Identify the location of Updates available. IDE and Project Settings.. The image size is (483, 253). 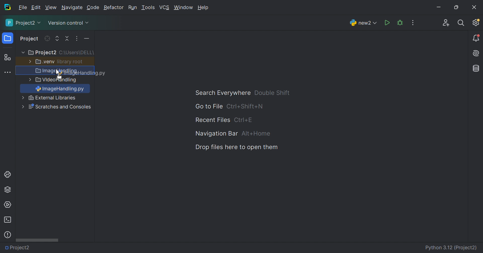
(476, 22).